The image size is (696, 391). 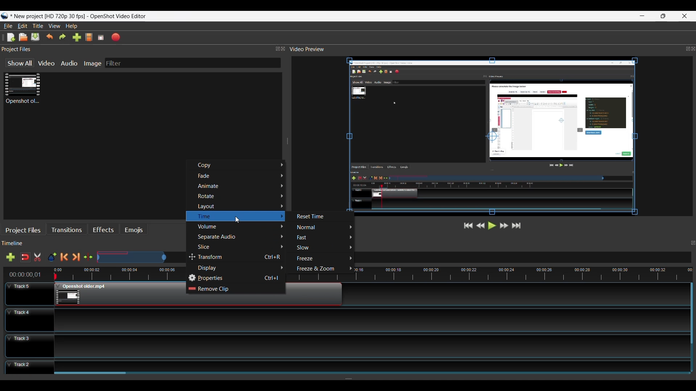 I want to click on Add Track, so click(x=11, y=257).